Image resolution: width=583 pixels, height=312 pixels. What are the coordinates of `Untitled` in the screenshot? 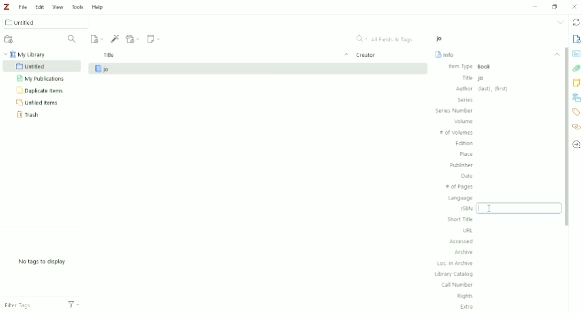 It's located at (42, 66).